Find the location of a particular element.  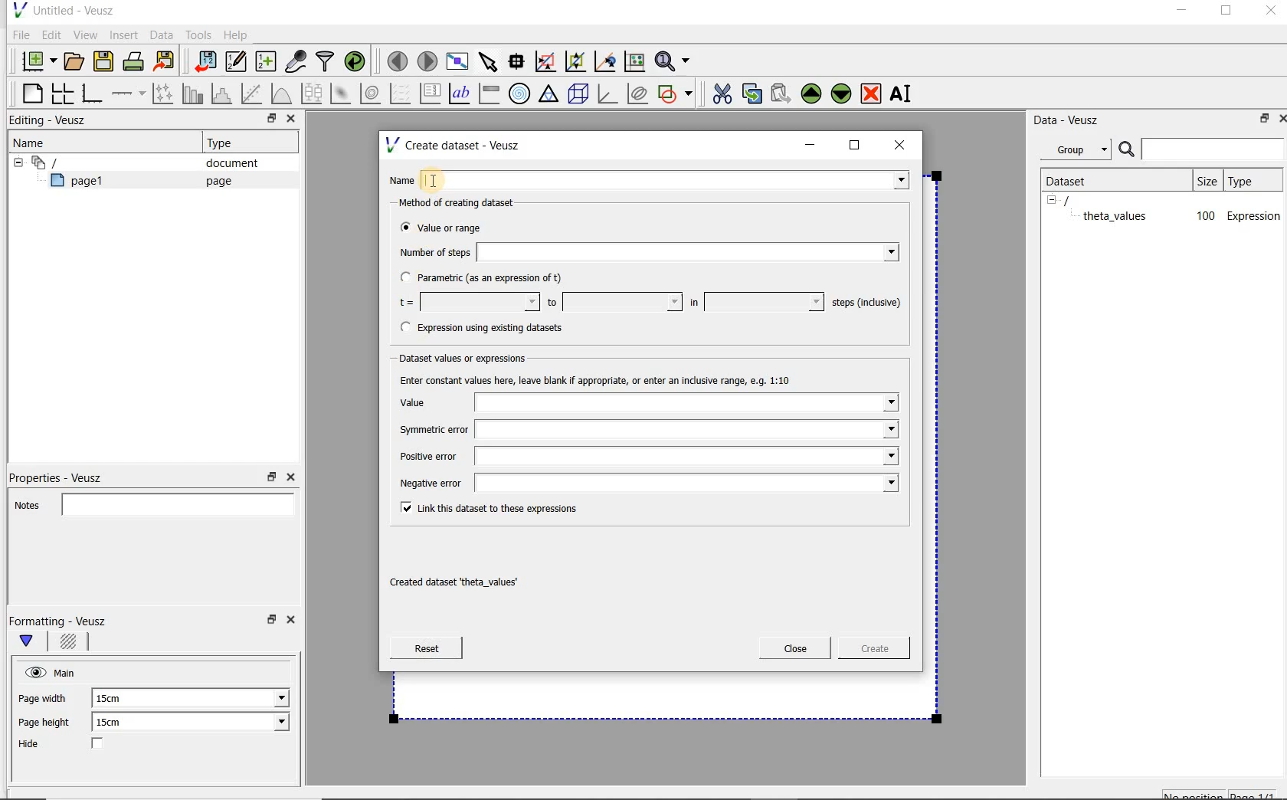

click to recenter graph axes is located at coordinates (606, 62).